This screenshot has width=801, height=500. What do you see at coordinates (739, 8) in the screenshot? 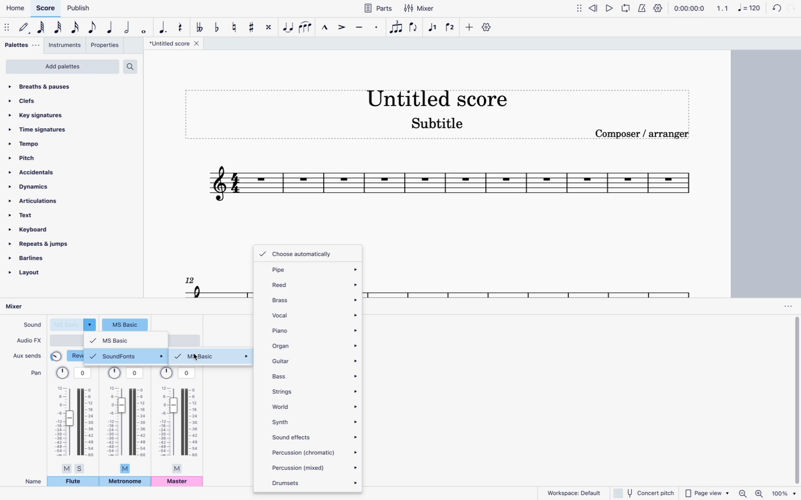
I see `scale` at bounding box center [739, 8].